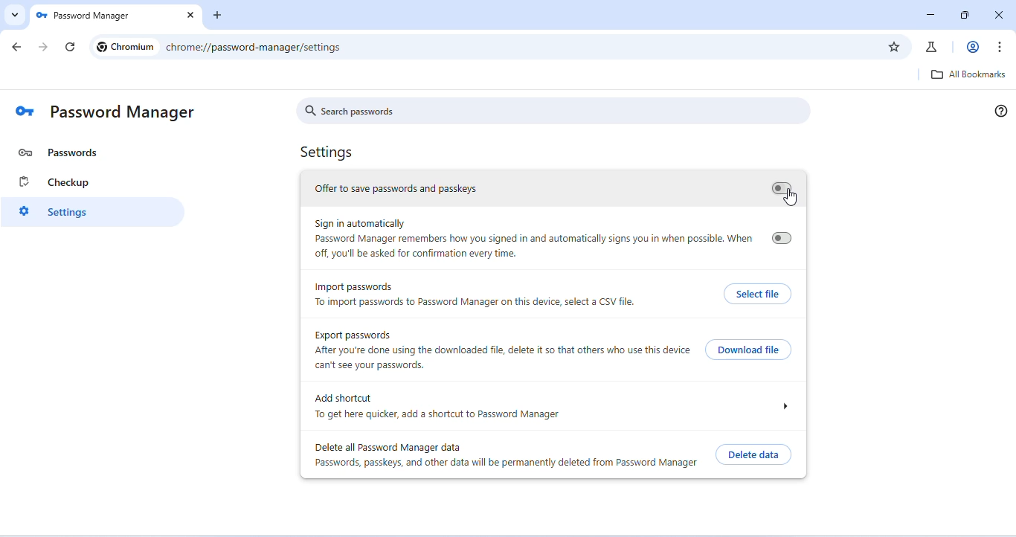  What do you see at coordinates (750, 349) in the screenshot?
I see `download file` at bounding box center [750, 349].